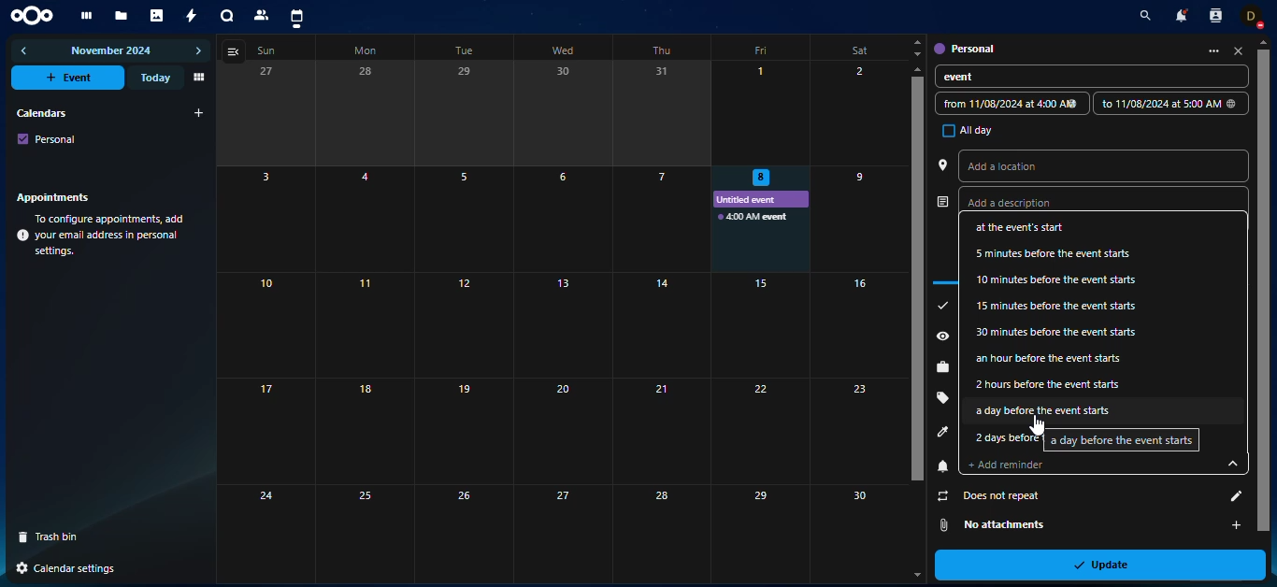  I want to click on drop down, so click(1225, 461).